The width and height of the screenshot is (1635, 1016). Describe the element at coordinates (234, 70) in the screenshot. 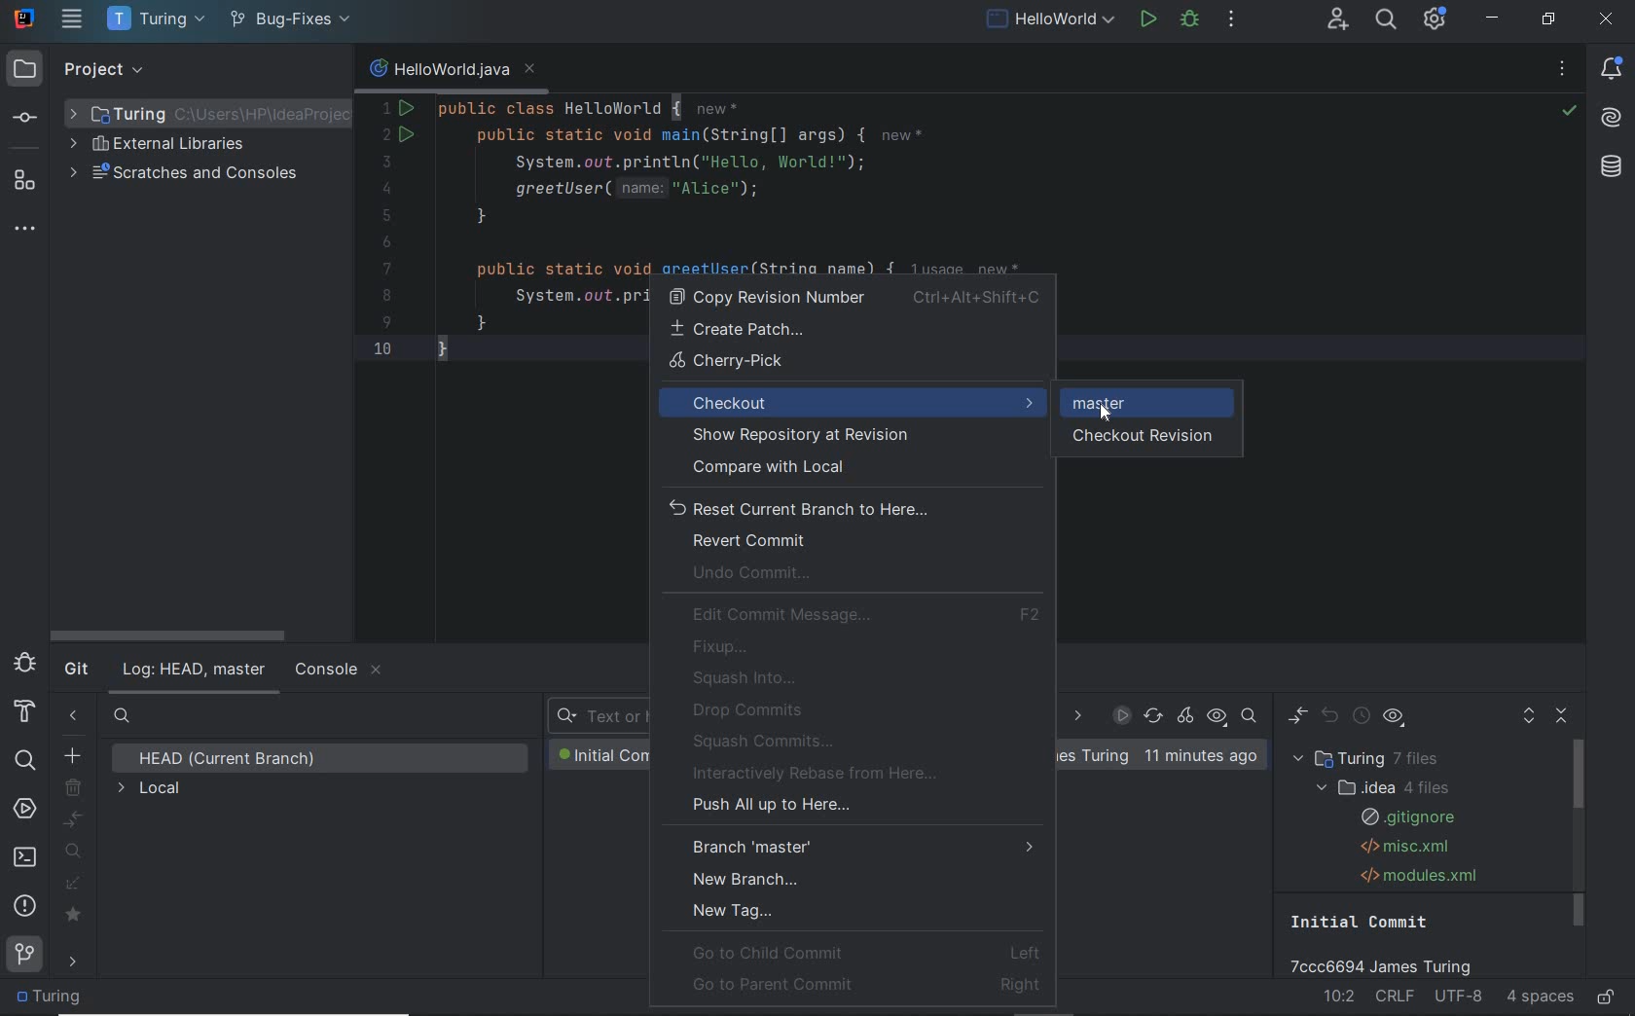

I see `expand` at that location.